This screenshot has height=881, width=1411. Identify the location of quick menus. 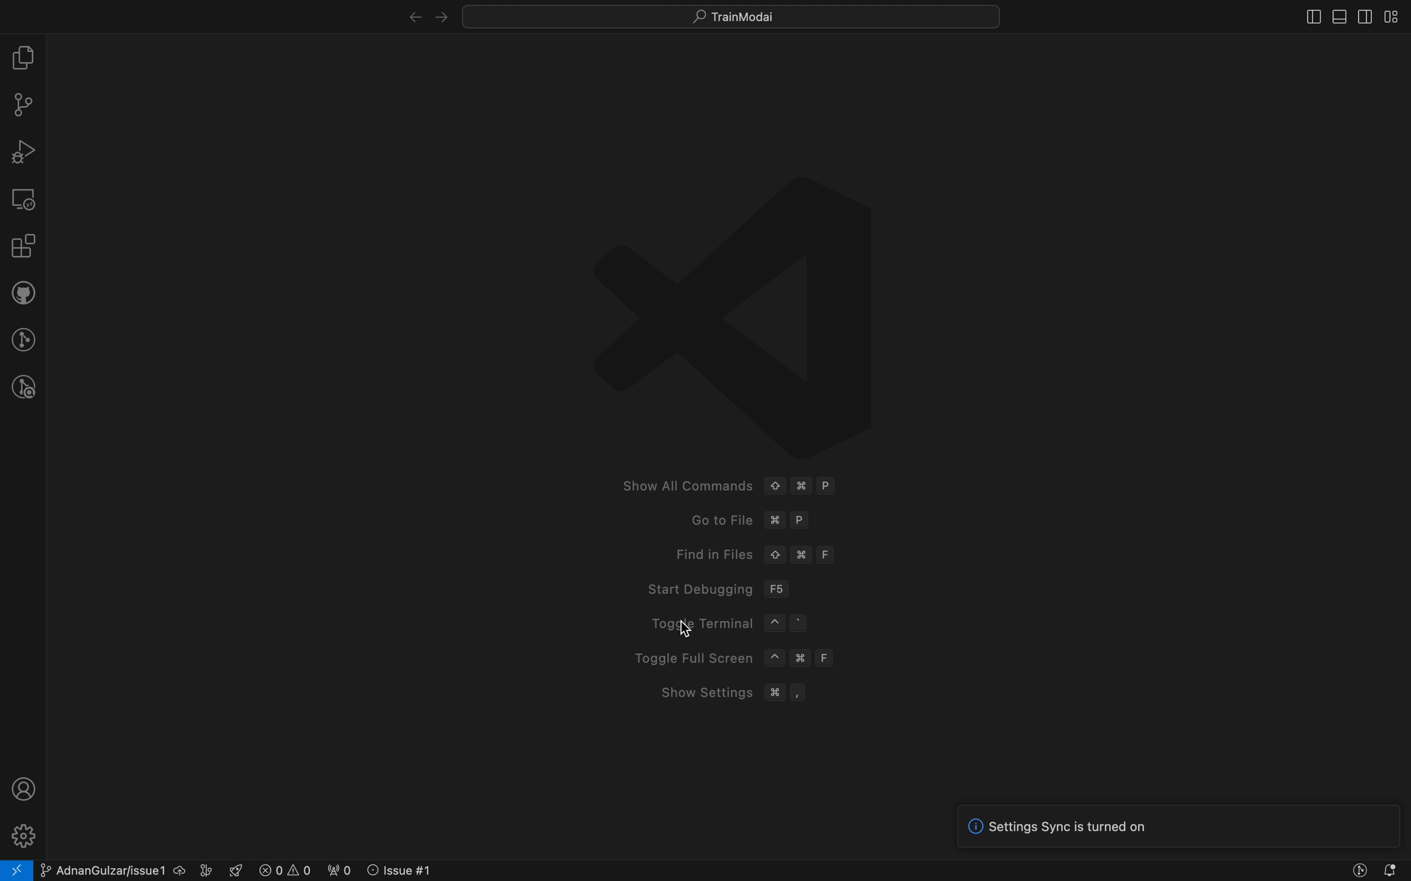
(728, 15).